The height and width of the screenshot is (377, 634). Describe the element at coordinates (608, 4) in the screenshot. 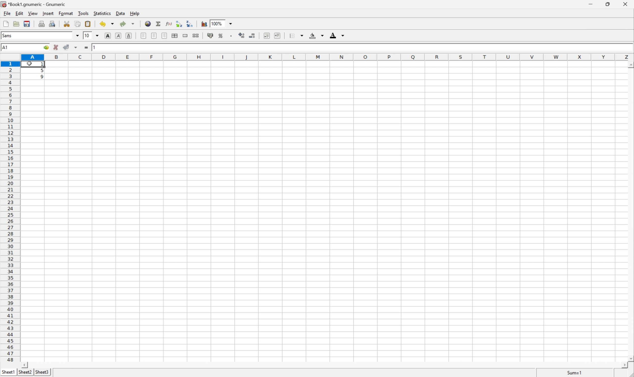

I see `restore down` at that location.